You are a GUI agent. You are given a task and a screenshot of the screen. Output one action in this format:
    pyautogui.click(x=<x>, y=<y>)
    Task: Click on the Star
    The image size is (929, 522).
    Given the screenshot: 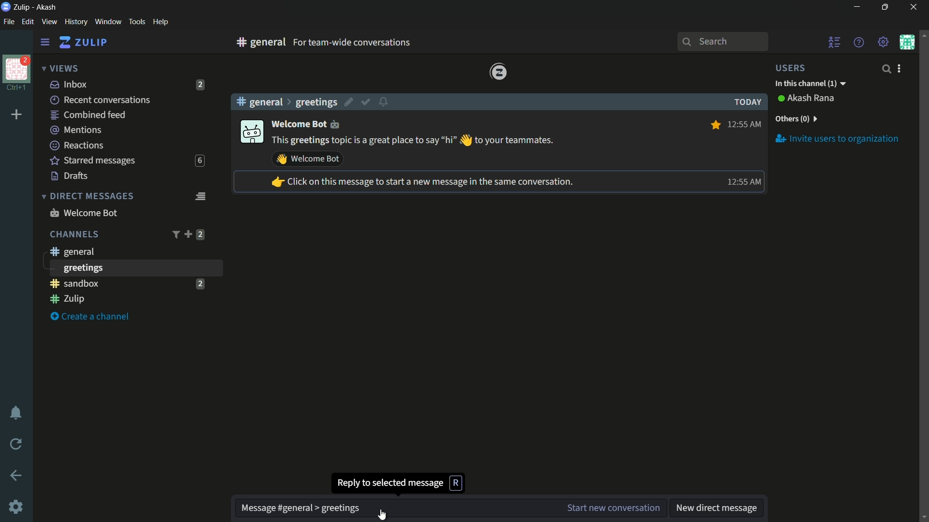 What is the action you would take?
    pyautogui.click(x=714, y=125)
    